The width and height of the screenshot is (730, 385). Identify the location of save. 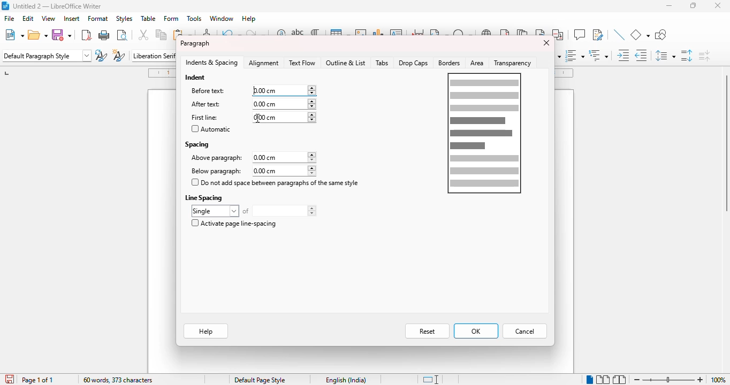
(63, 35).